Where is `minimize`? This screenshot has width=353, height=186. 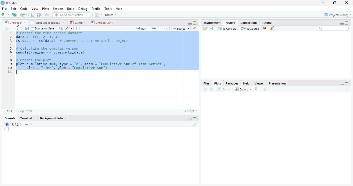
minimize is located at coordinates (323, 3).